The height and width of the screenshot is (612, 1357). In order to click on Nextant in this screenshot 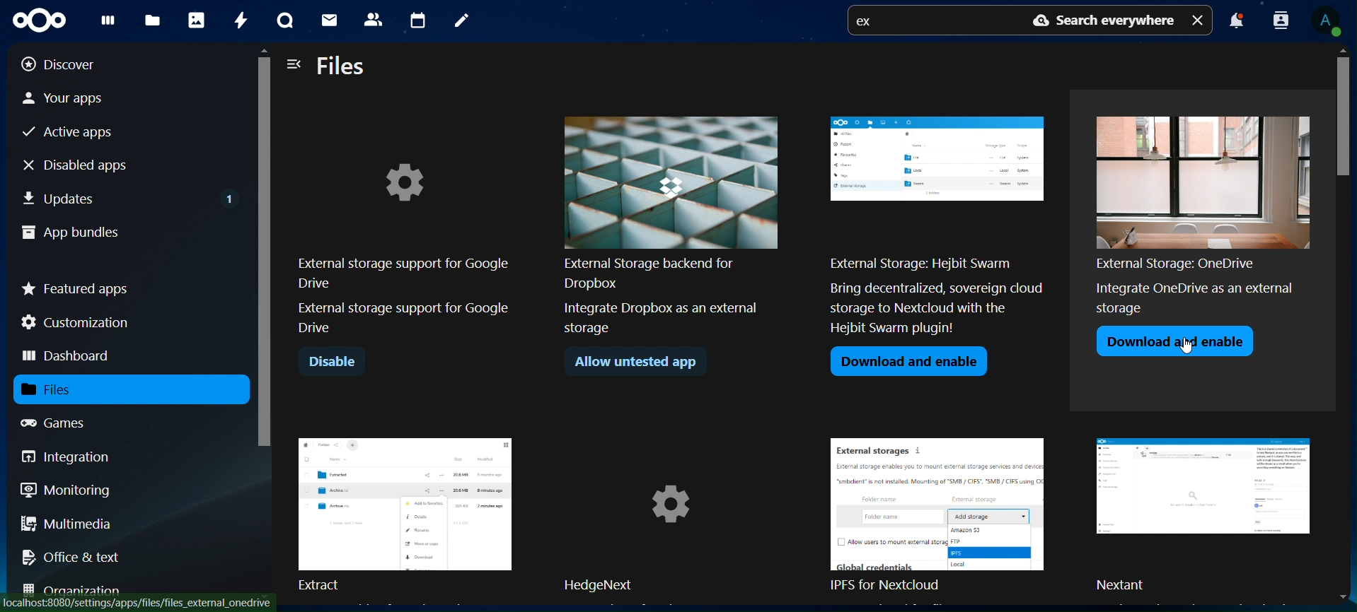, I will do `click(1208, 516)`.